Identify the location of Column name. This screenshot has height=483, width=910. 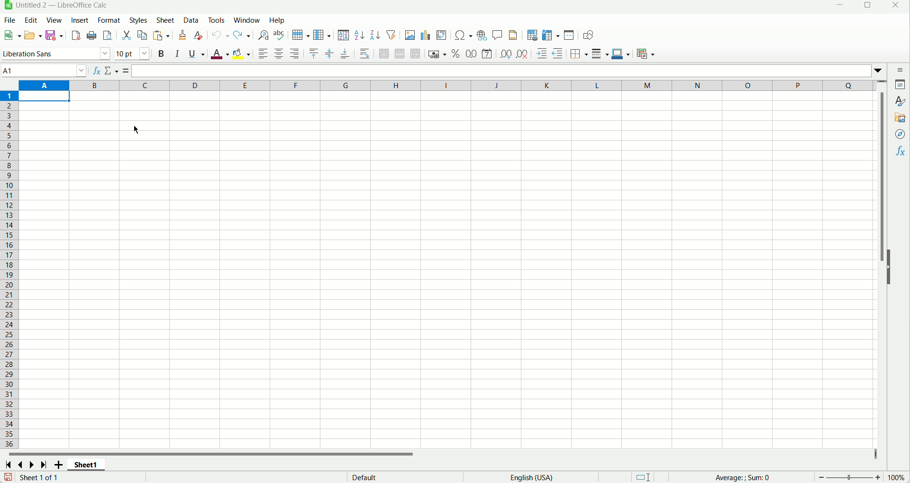
(449, 85).